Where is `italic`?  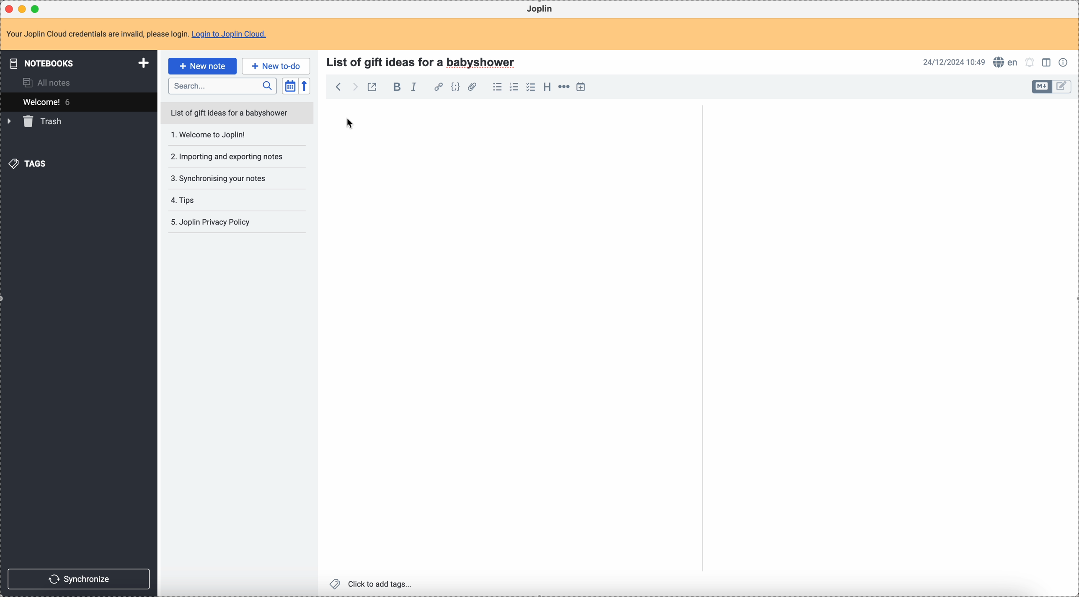
italic is located at coordinates (415, 87).